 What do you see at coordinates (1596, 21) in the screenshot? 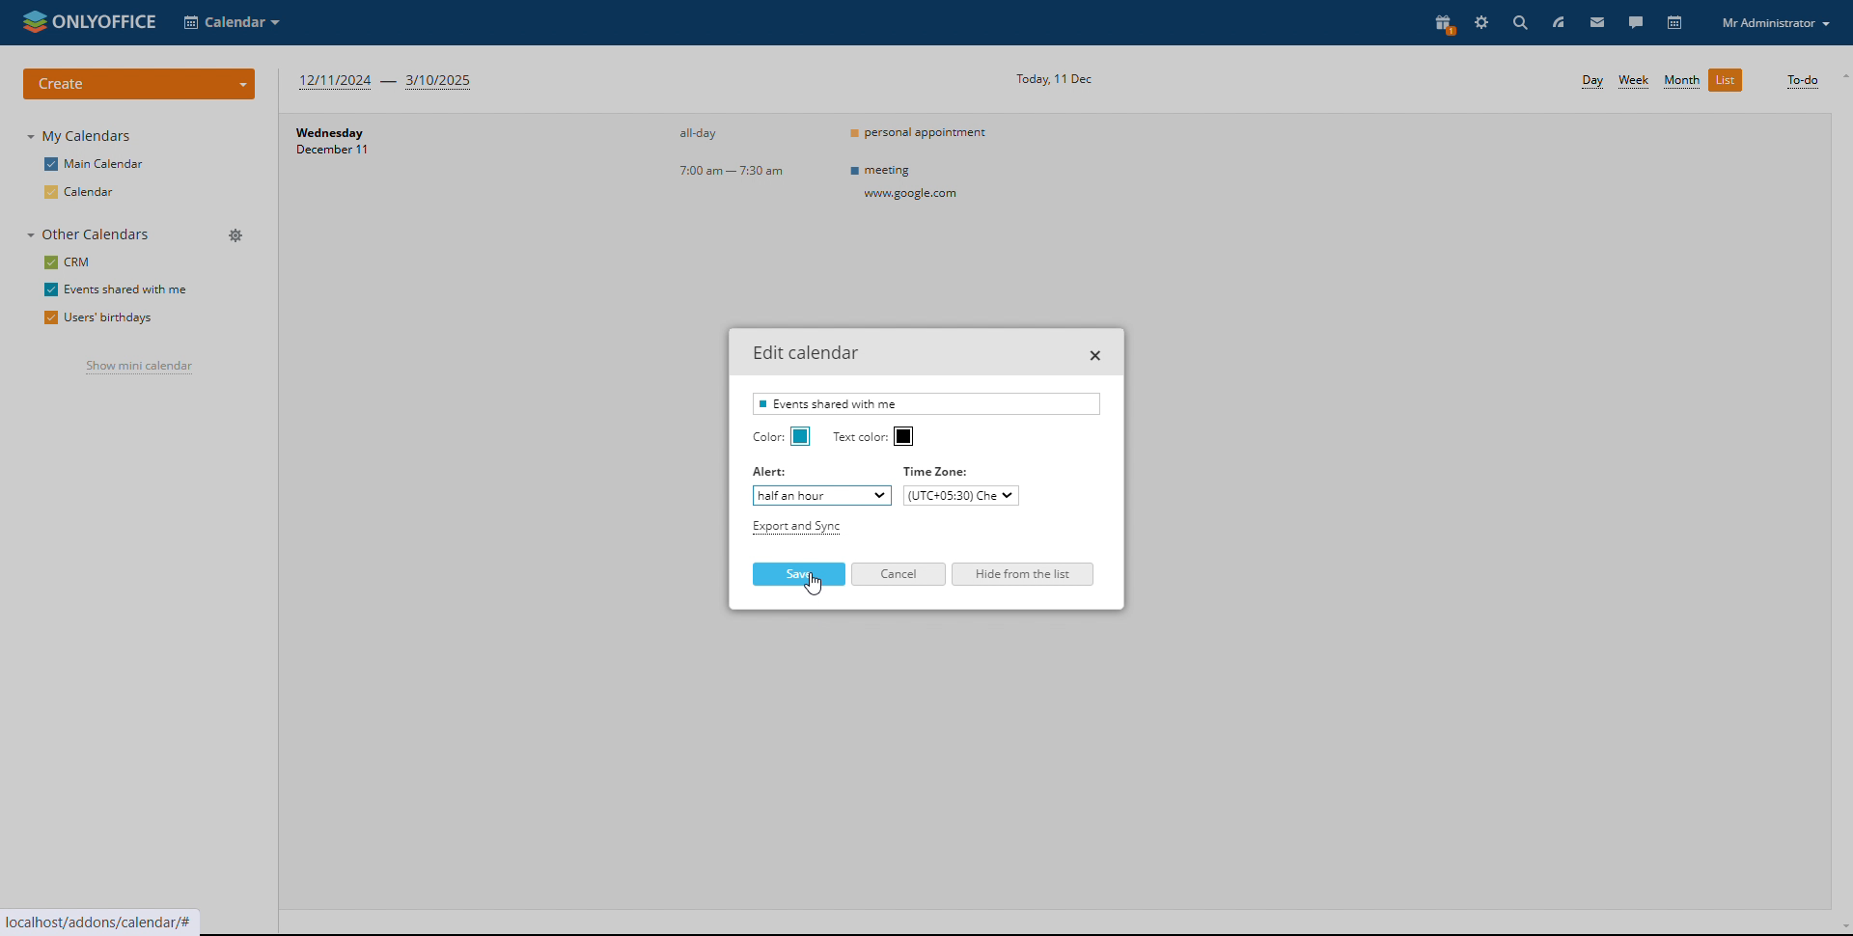
I see `mail` at bounding box center [1596, 21].